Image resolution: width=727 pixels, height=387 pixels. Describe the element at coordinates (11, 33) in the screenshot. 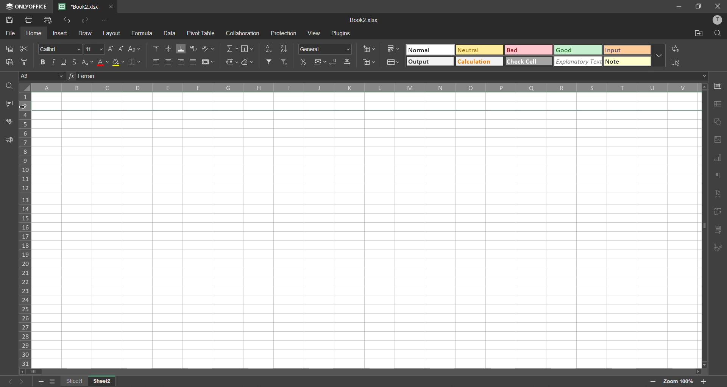

I see `file` at that location.